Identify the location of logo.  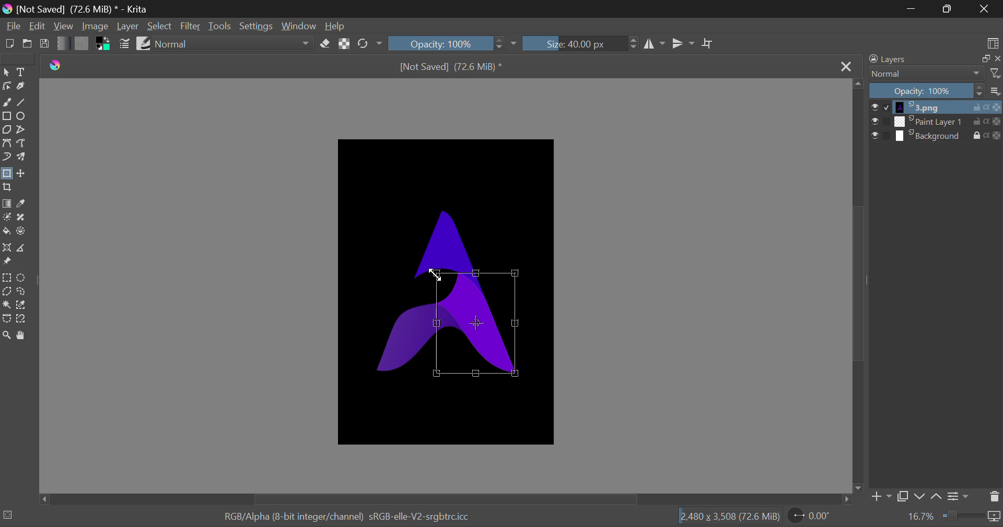
(57, 66).